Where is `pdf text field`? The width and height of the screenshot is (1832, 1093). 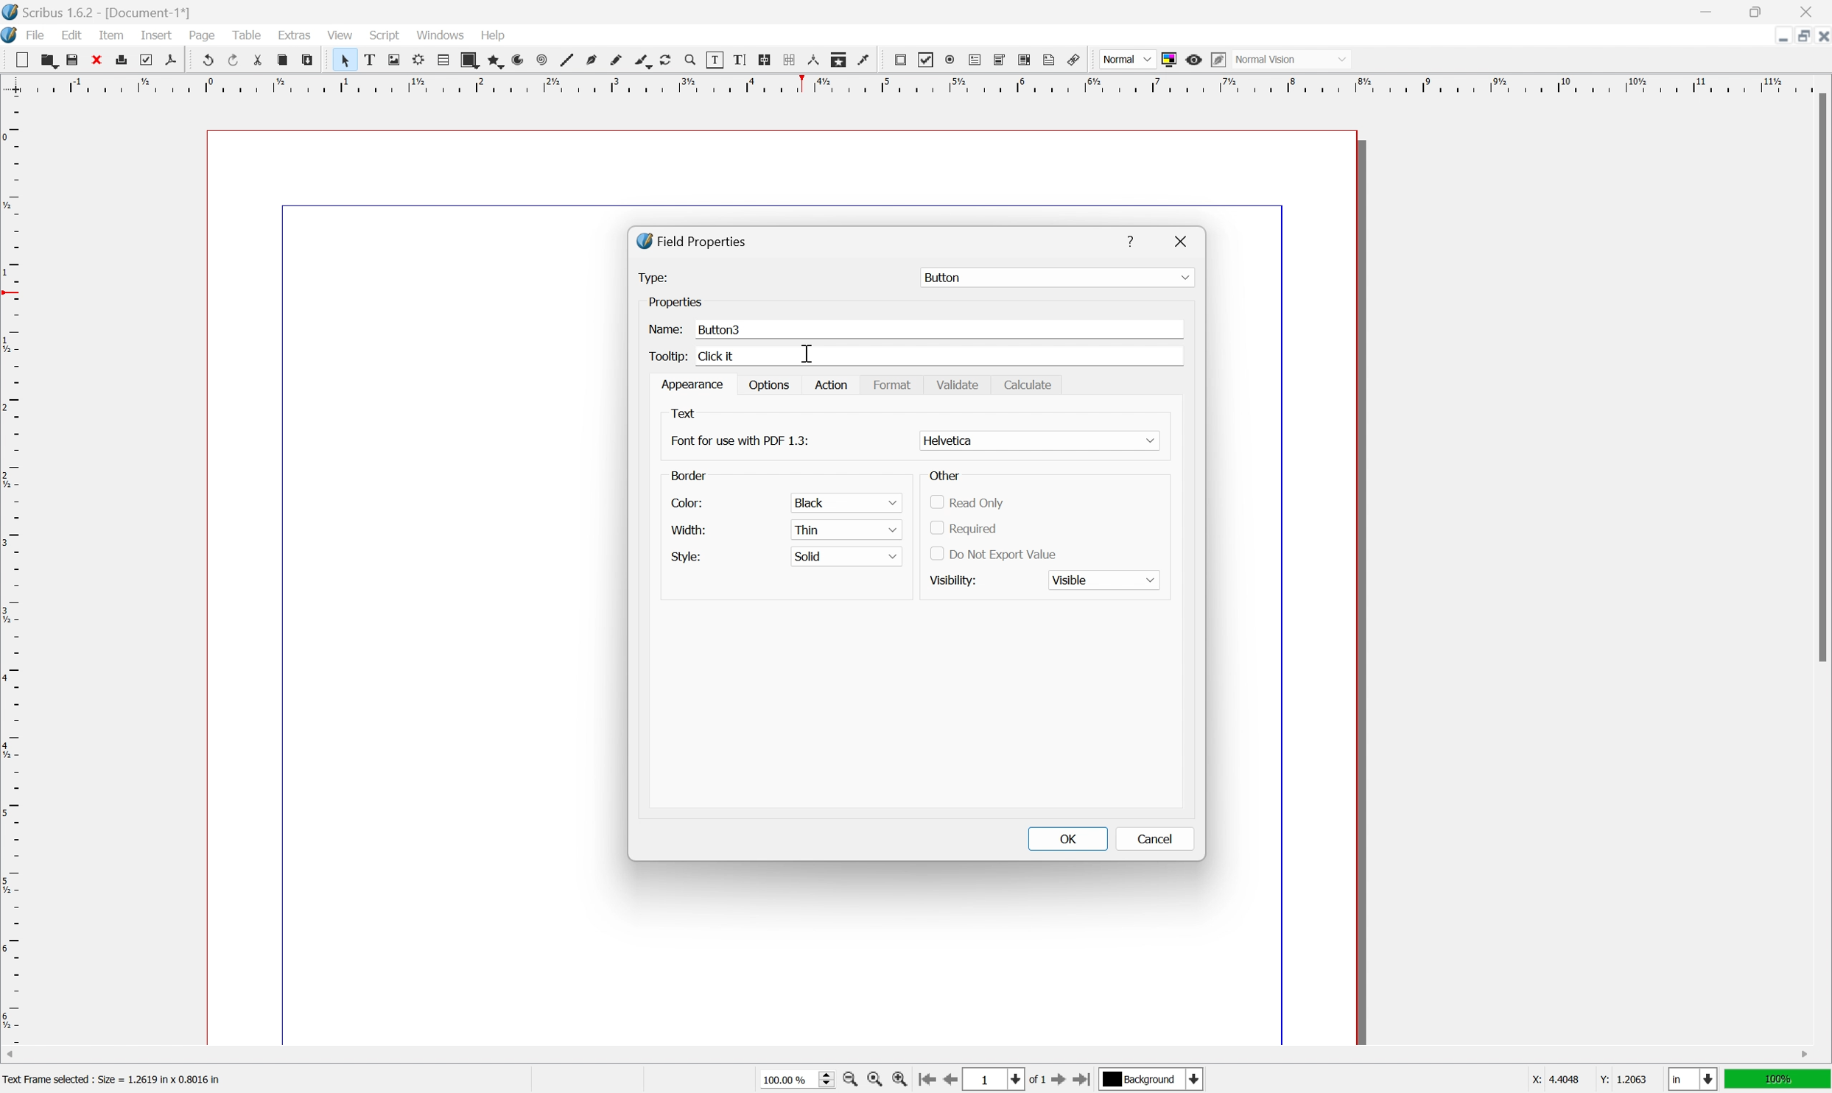
pdf text field is located at coordinates (975, 61).